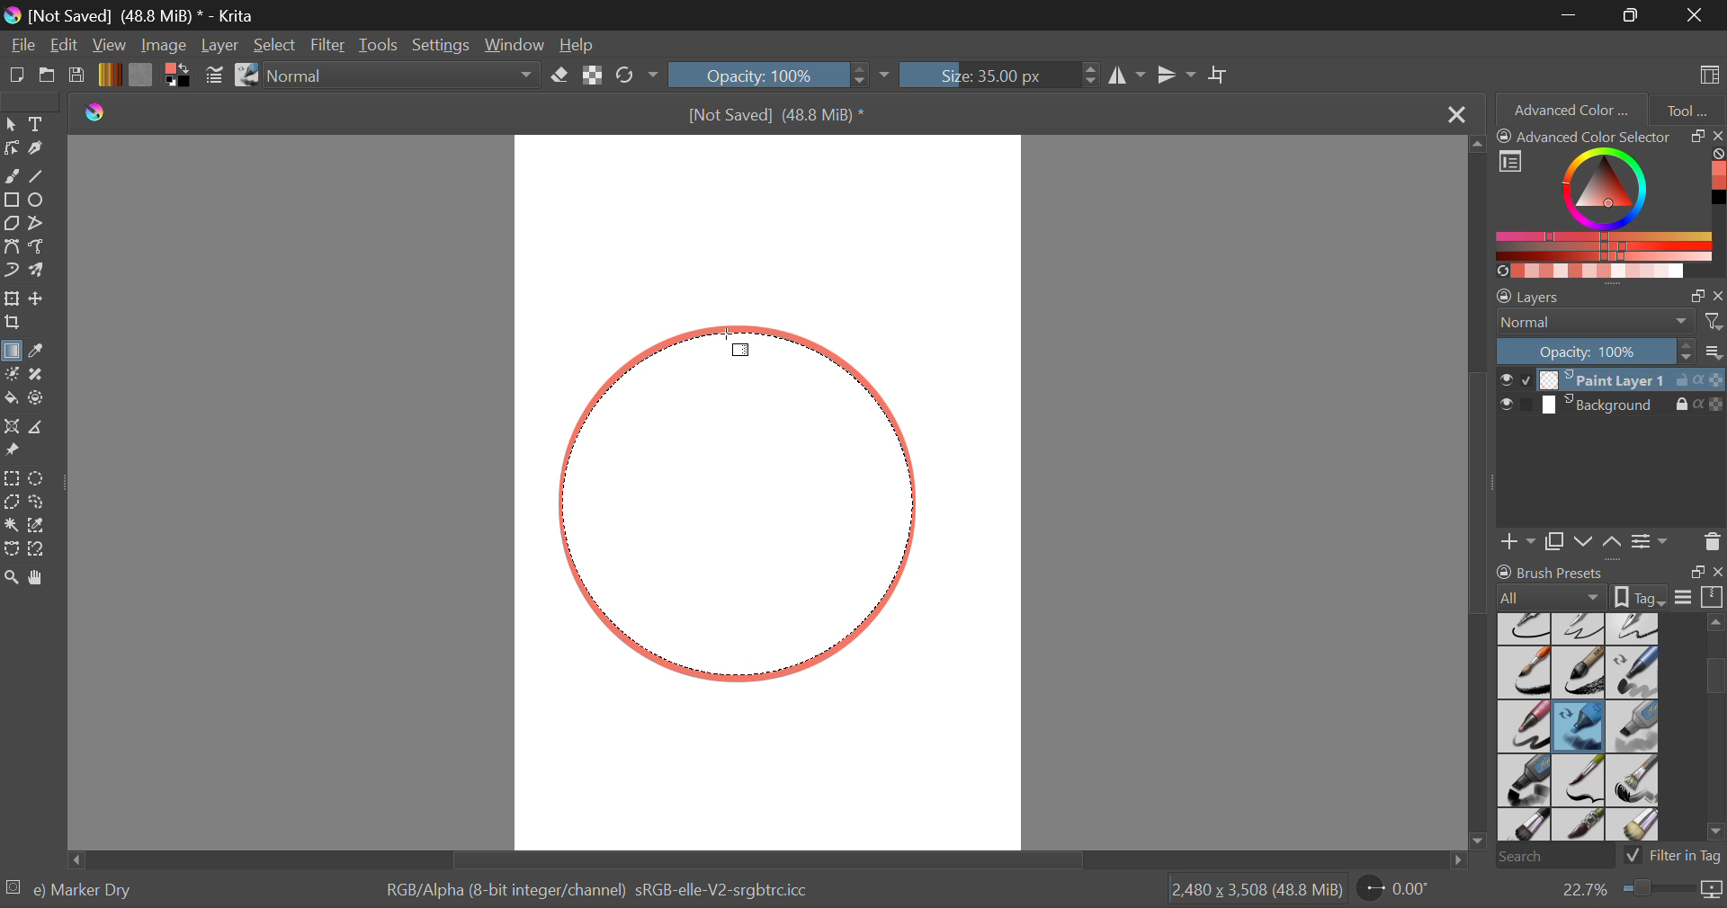  Describe the element at coordinates (219, 45) in the screenshot. I see `Layer` at that location.